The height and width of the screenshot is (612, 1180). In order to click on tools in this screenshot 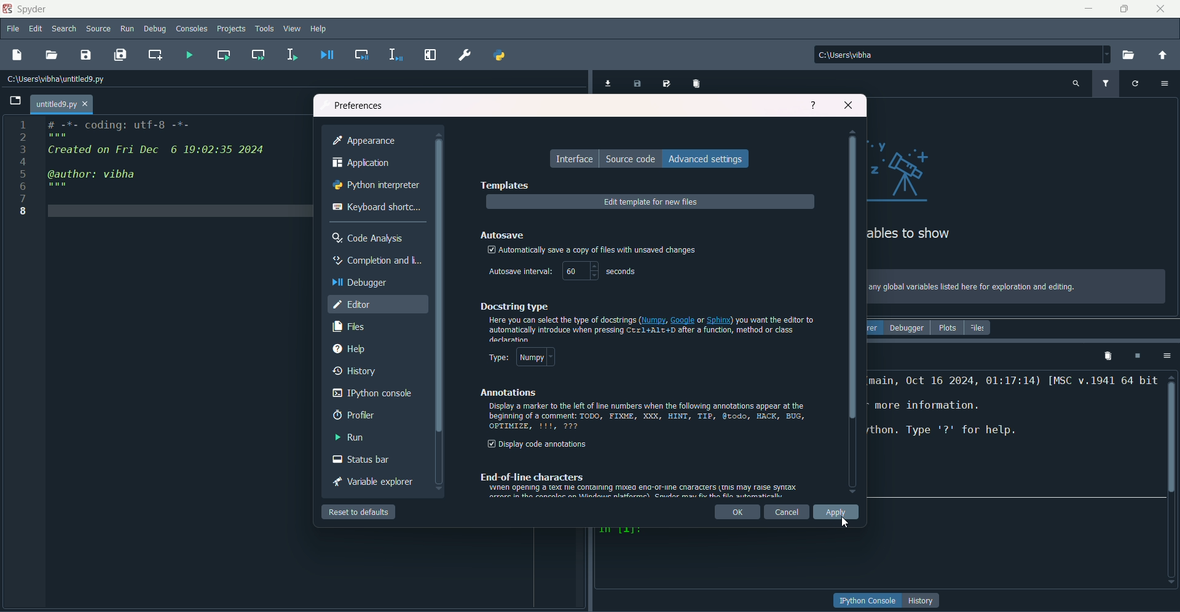, I will do `click(268, 30)`.